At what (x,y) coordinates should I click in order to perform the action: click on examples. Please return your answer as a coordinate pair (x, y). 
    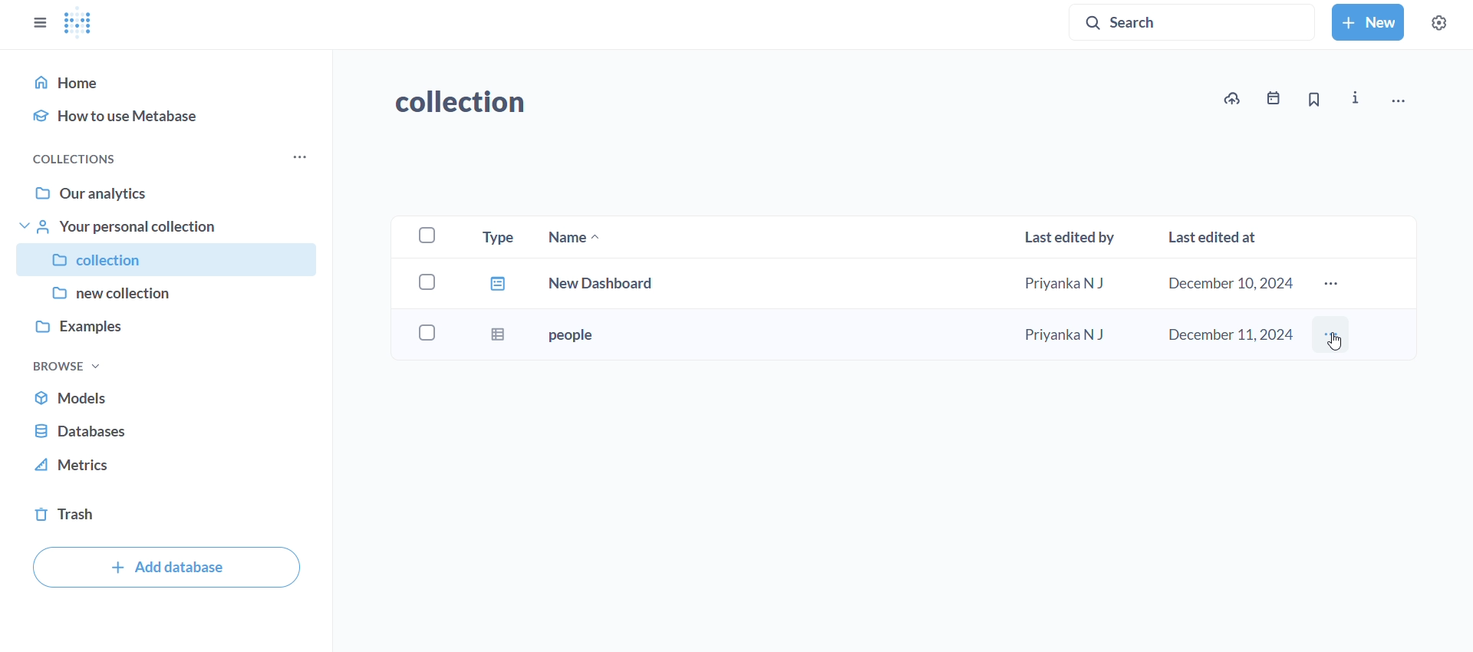
    Looking at the image, I should click on (166, 331).